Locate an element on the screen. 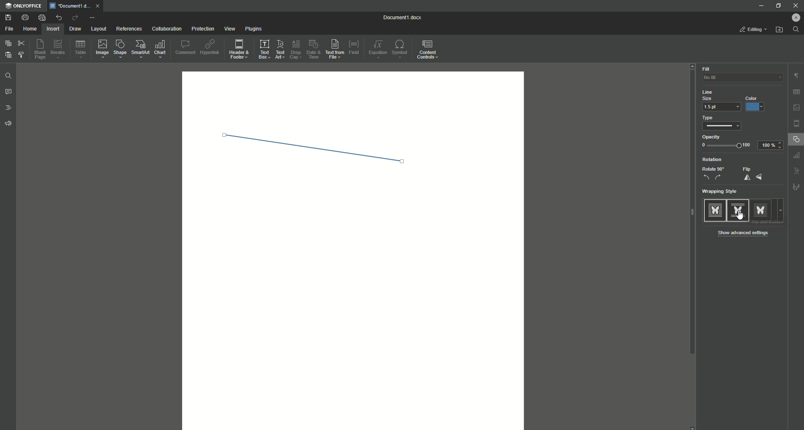 The image size is (804, 430).  is located at coordinates (796, 188).